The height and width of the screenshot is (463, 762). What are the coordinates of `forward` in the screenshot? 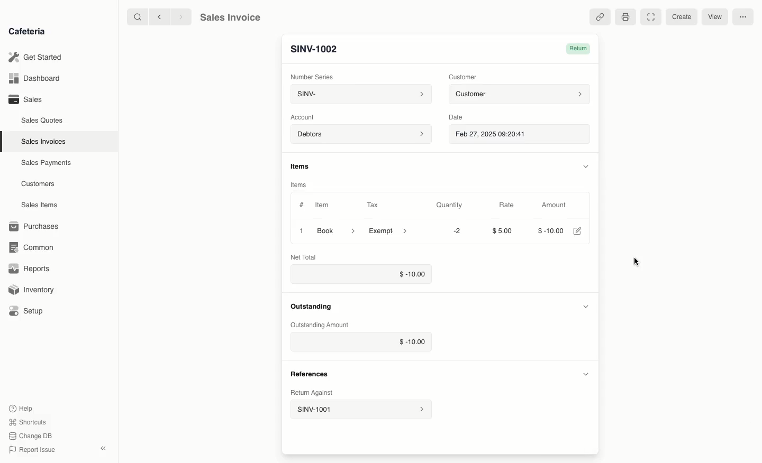 It's located at (182, 17).